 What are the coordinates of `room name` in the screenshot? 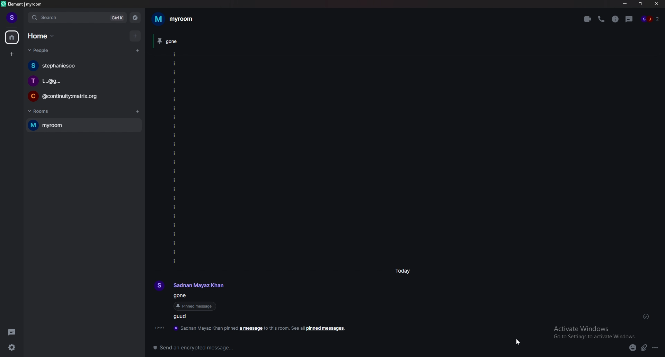 It's located at (176, 19).